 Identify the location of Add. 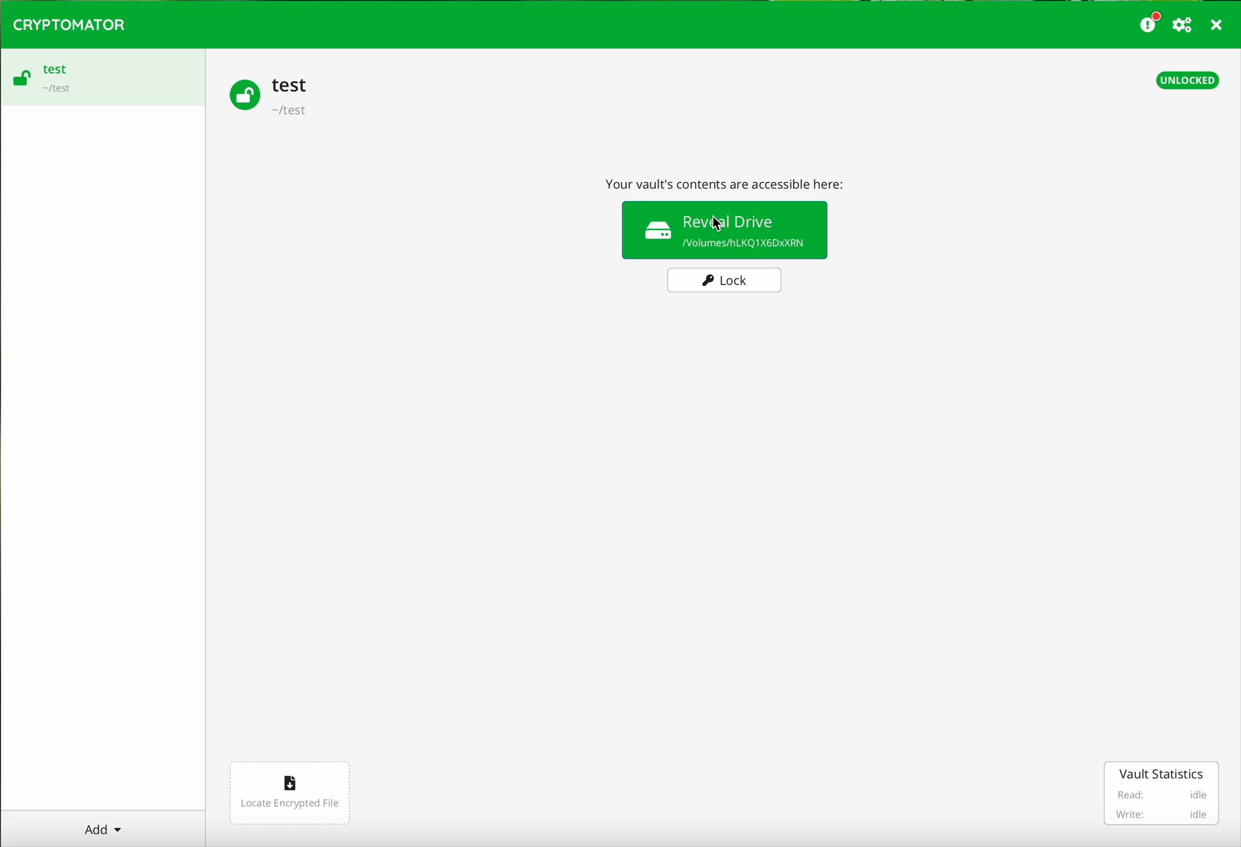
(103, 826).